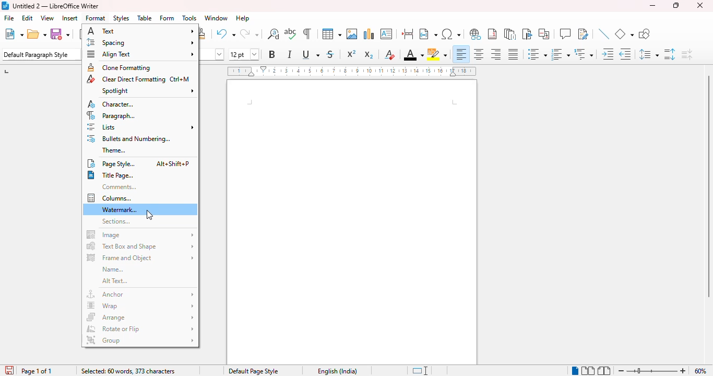 The width and height of the screenshot is (713, 376). I want to click on insert chart, so click(369, 33).